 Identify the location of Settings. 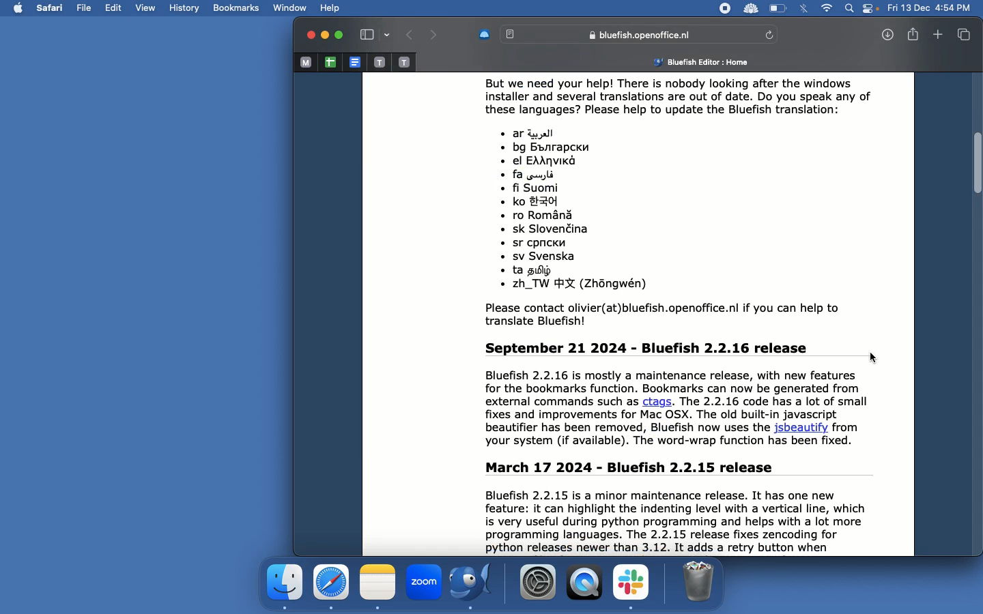
(538, 582).